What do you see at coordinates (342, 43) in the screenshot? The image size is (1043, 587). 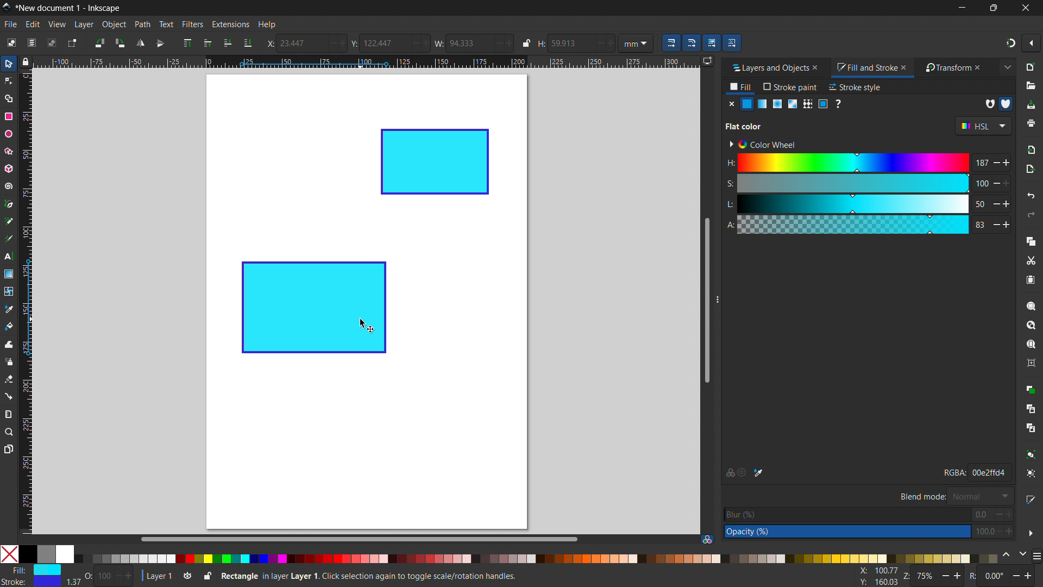 I see `Add/ increase` at bounding box center [342, 43].